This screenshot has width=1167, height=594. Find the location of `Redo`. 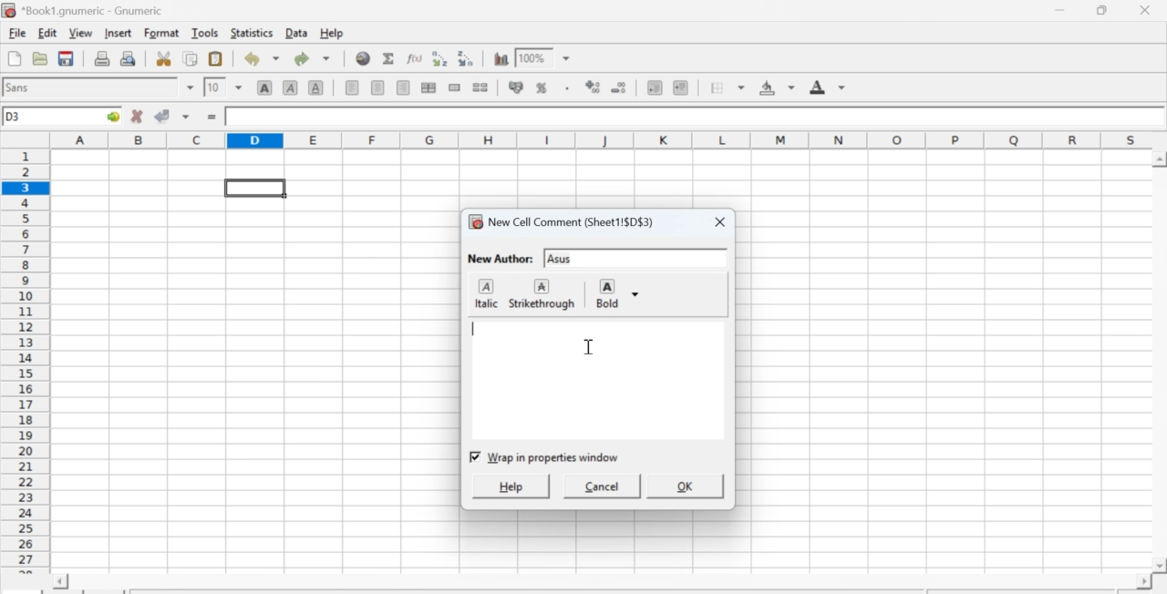

Redo is located at coordinates (315, 58).